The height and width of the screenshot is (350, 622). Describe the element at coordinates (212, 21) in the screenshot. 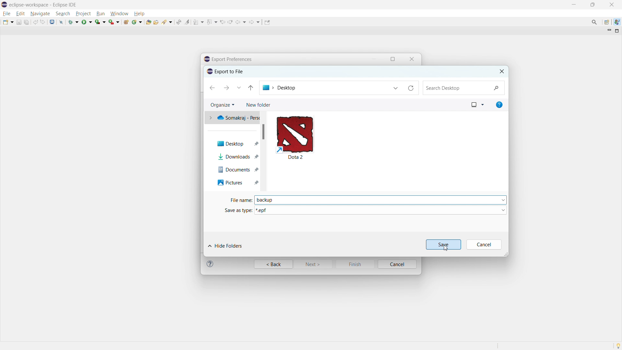

I see `previous annotation` at that location.